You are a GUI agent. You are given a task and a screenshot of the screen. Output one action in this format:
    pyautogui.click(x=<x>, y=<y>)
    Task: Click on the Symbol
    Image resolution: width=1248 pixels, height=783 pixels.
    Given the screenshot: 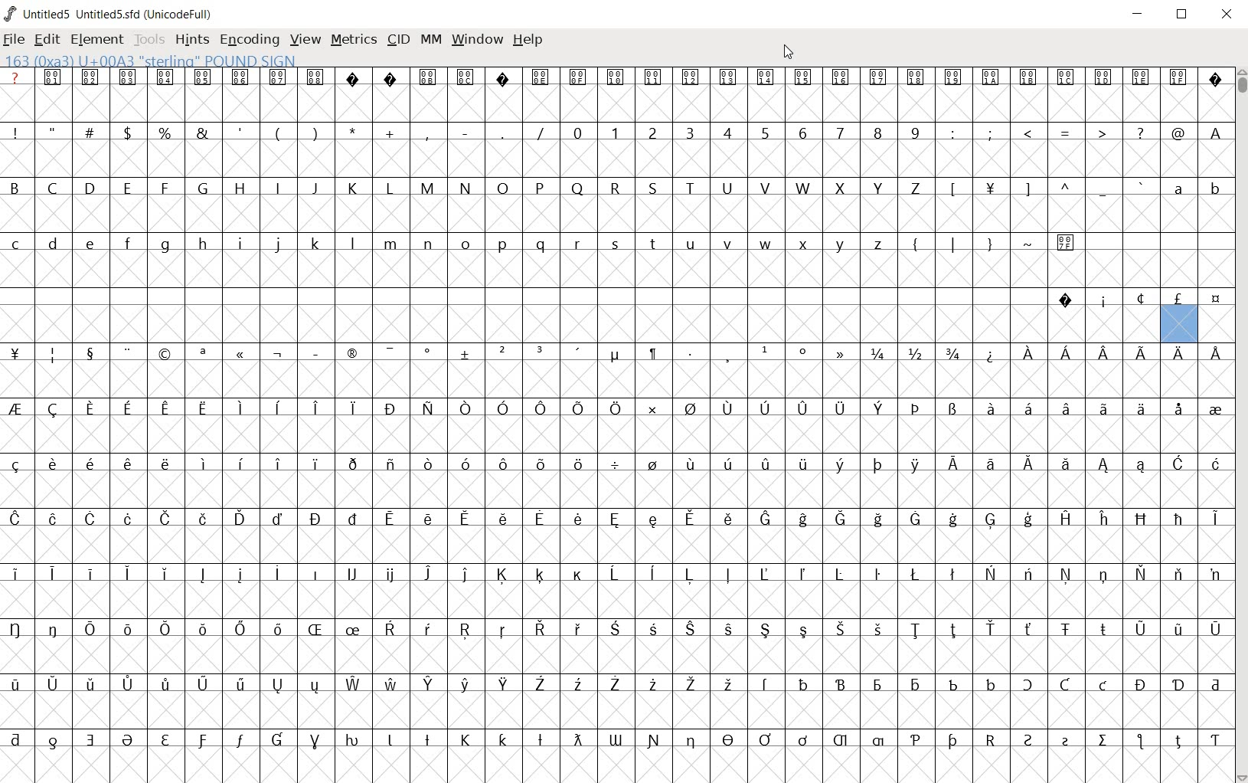 What is the action you would take?
    pyautogui.click(x=1067, y=241)
    